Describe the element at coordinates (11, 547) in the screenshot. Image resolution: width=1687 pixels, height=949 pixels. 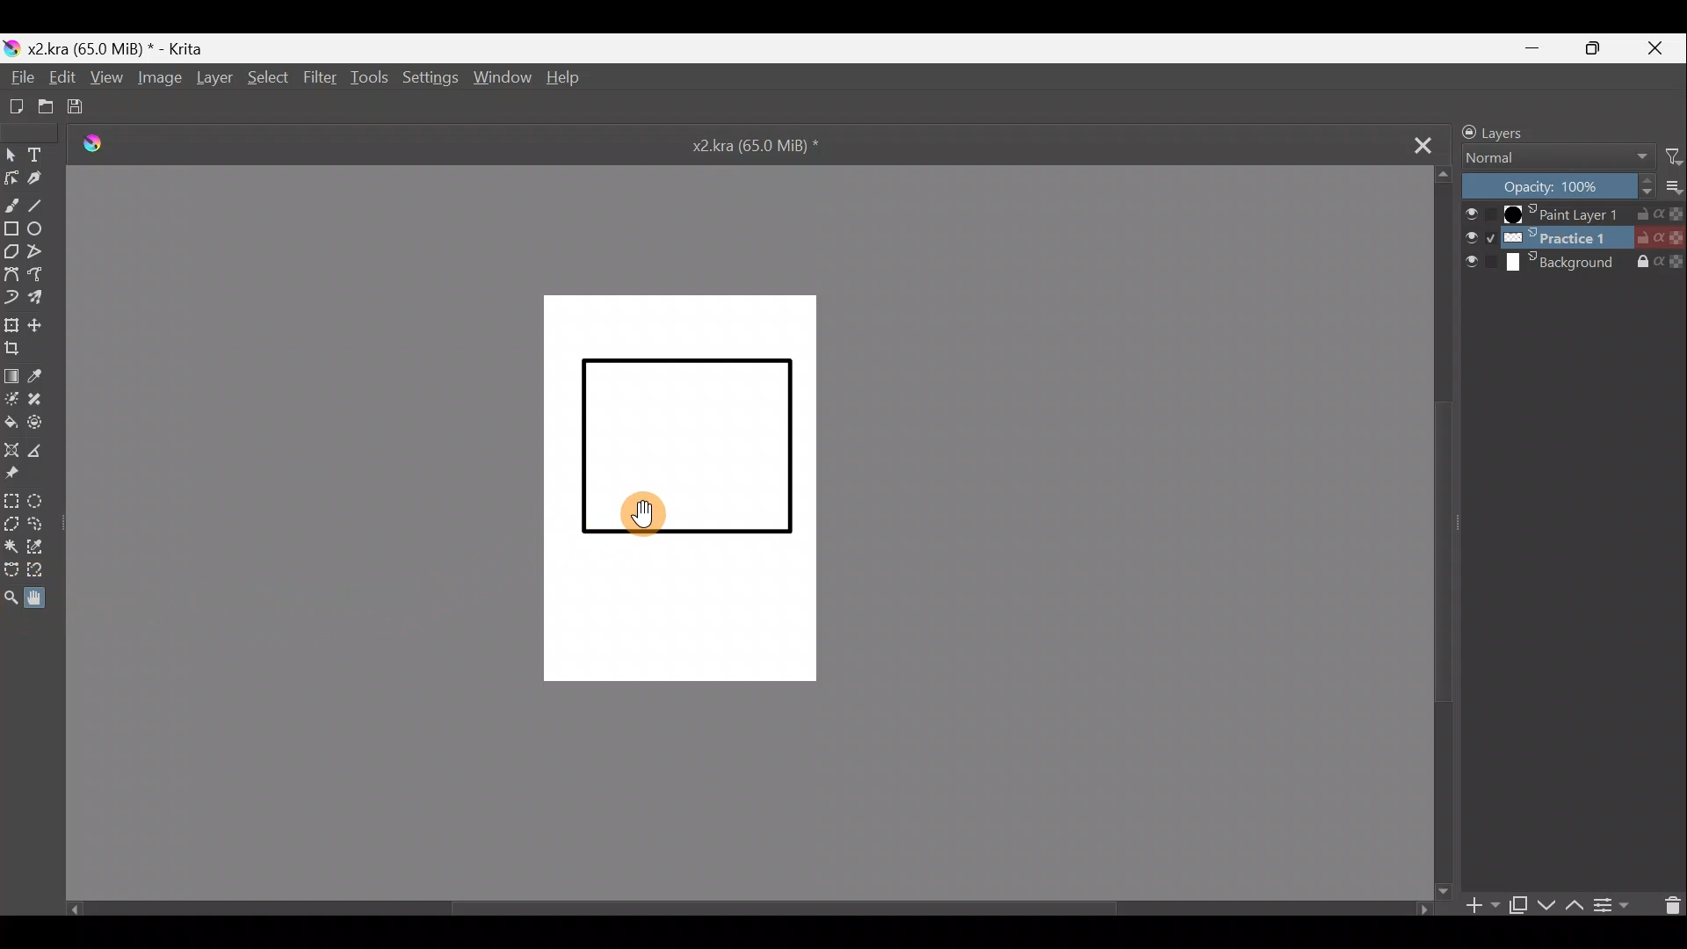
I see `Contiguous selection tool` at that location.